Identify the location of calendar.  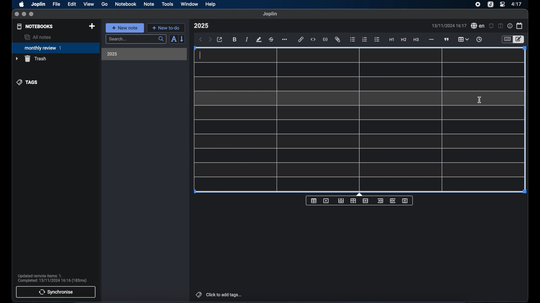
(520, 26).